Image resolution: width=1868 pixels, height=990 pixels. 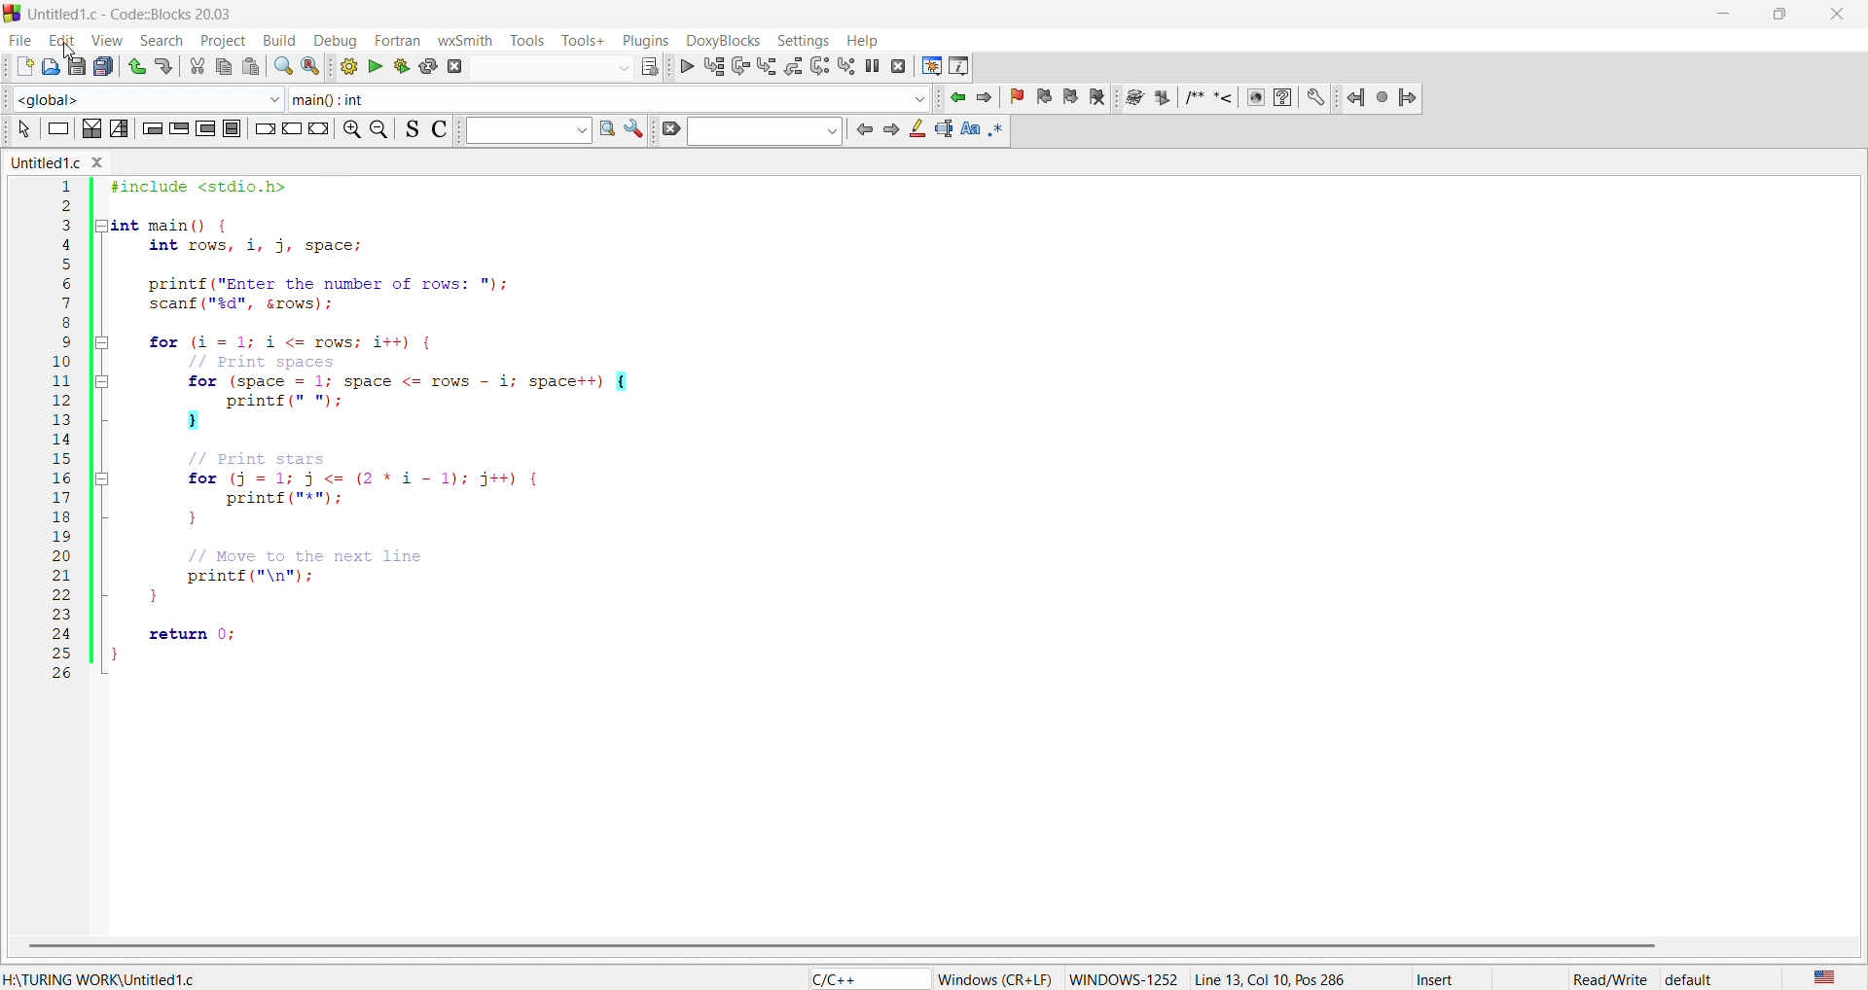 What do you see at coordinates (151, 128) in the screenshot?
I see `enter condition loop` at bounding box center [151, 128].